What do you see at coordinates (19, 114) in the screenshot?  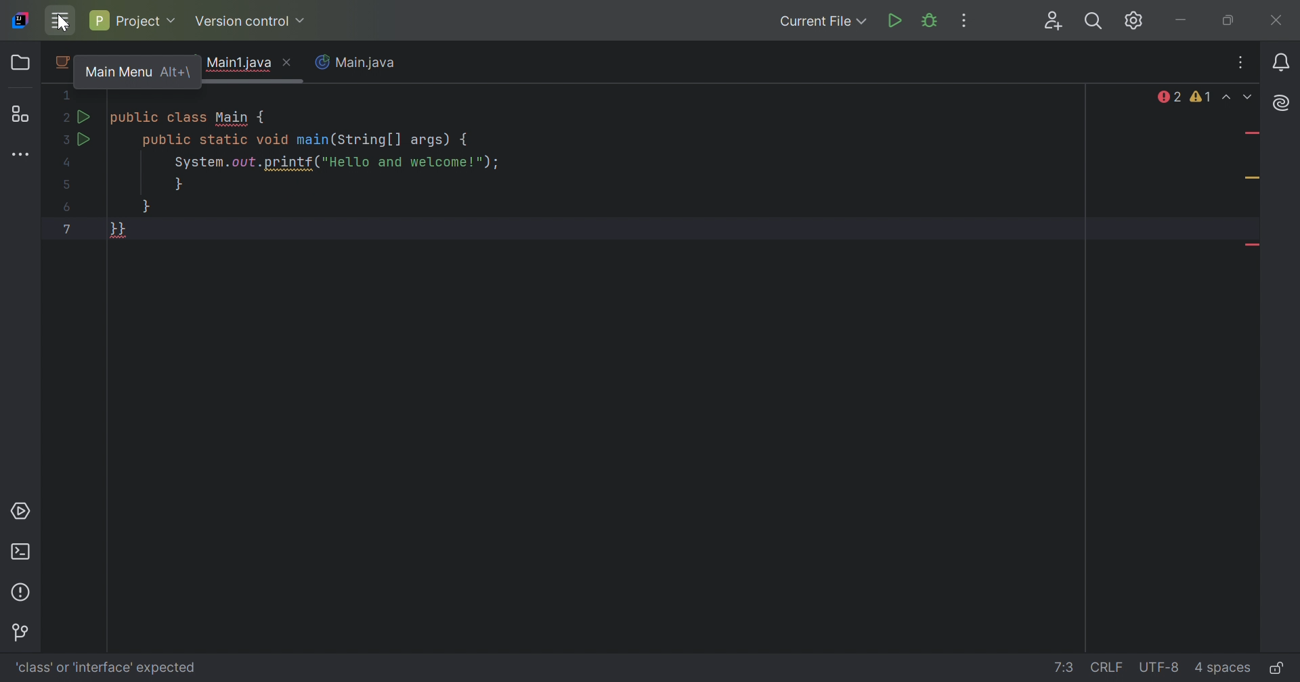 I see `Structure` at bounding box center [19, 114].